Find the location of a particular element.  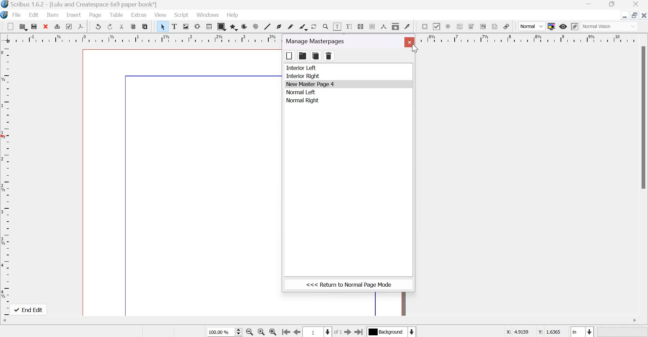

open is located at coordinates (23, 27).